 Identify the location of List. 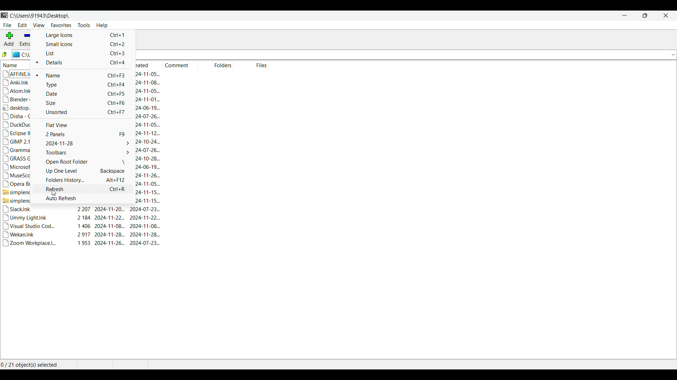
(84, 53).